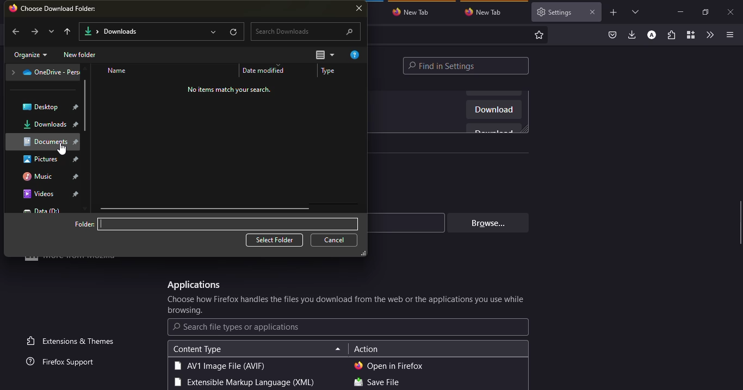  Describe the element at coordinates (42, 211) in the screenshot. I see `location` at that location.